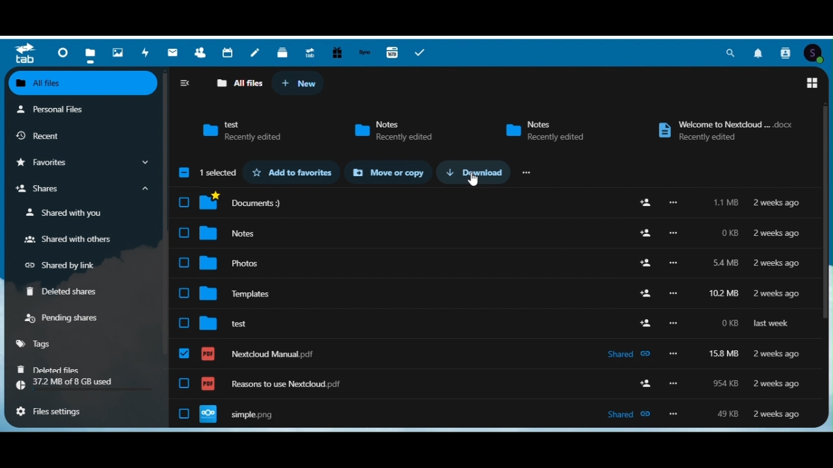 This screenshot has height=468, width=833. I want to click on Tasks, so click(421, 53).